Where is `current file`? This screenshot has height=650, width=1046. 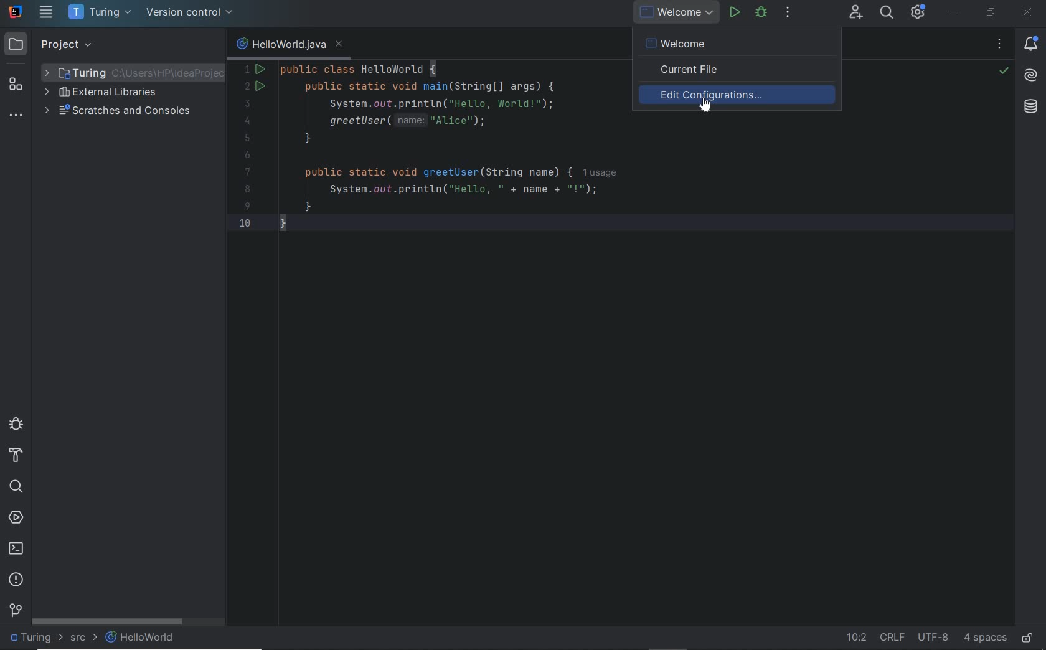
current file is located at coordinates (740, 71).